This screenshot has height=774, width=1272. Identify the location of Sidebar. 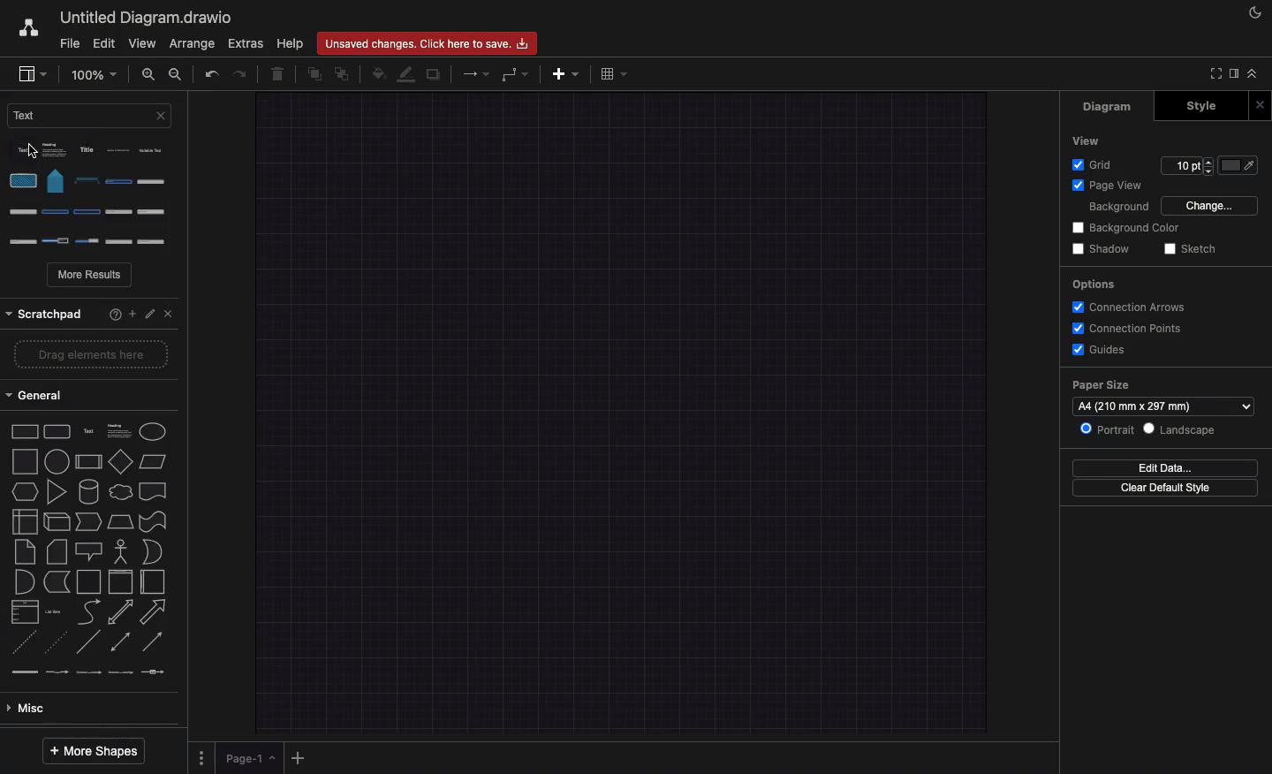
(1232, 74).